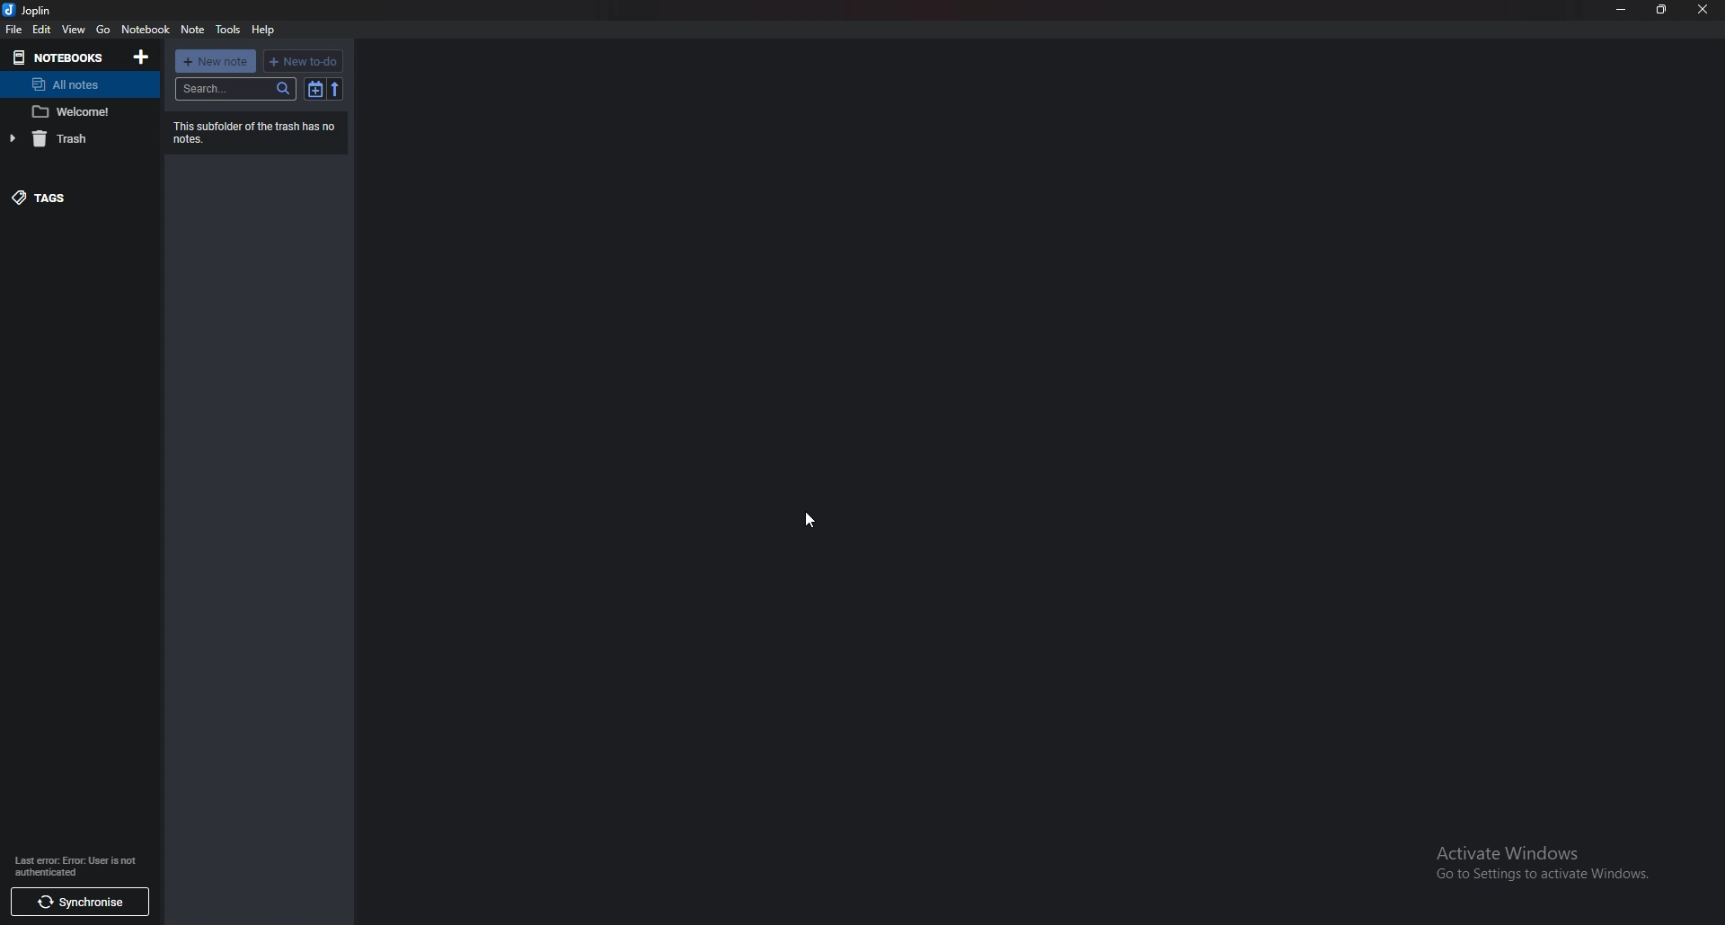 The height and width of the screenshot is (925, 1725). What do you see at coordinates (194, 30) in the screenshot?
I see `Note` at bounding box center [194, 30].